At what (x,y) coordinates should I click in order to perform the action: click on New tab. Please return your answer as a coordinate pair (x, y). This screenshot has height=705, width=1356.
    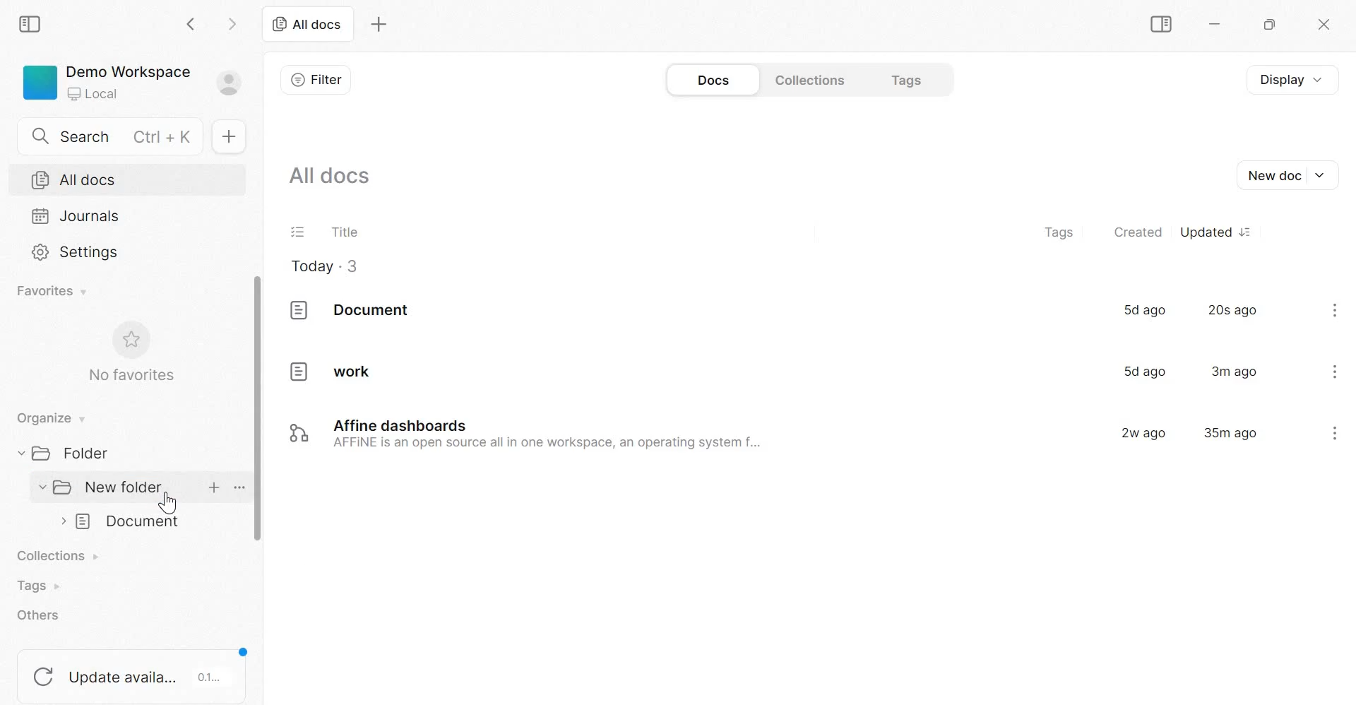
    Looking at the image, I should click on (379, 23).